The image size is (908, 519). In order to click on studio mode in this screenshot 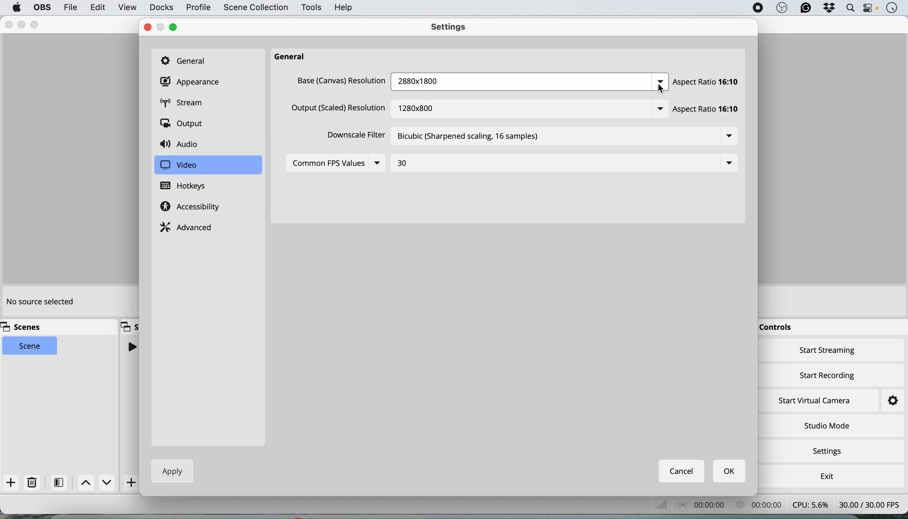, I will do `click(826, 425)`.